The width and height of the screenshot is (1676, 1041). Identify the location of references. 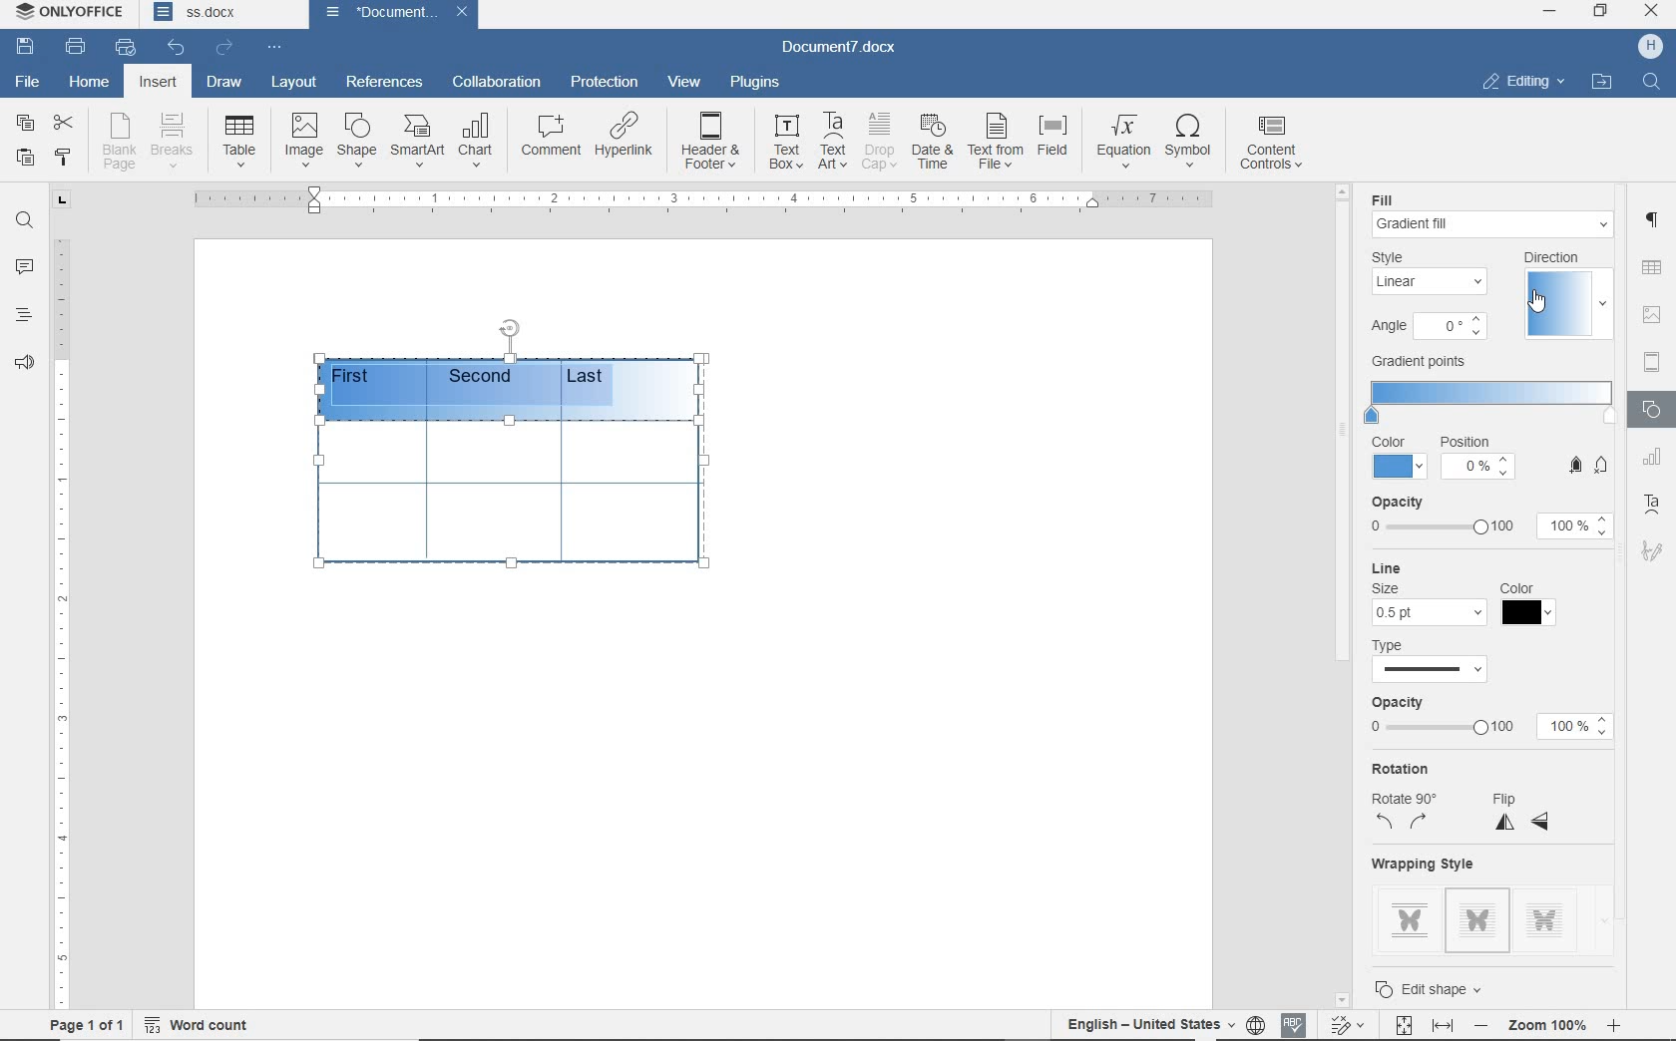
(384, 79).